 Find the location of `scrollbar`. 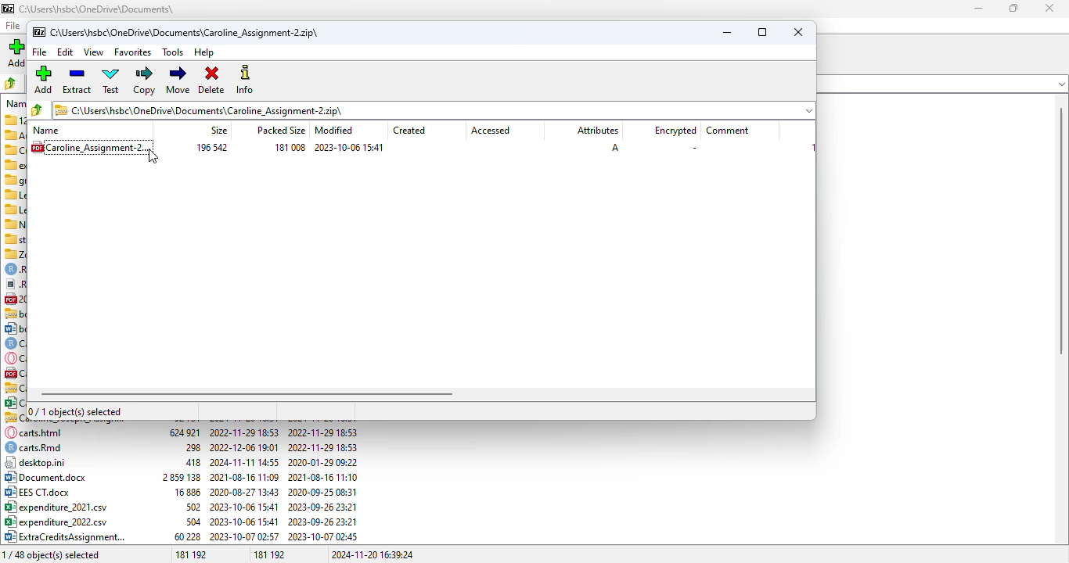

scrollbar is located at coordinates (1061, 233).